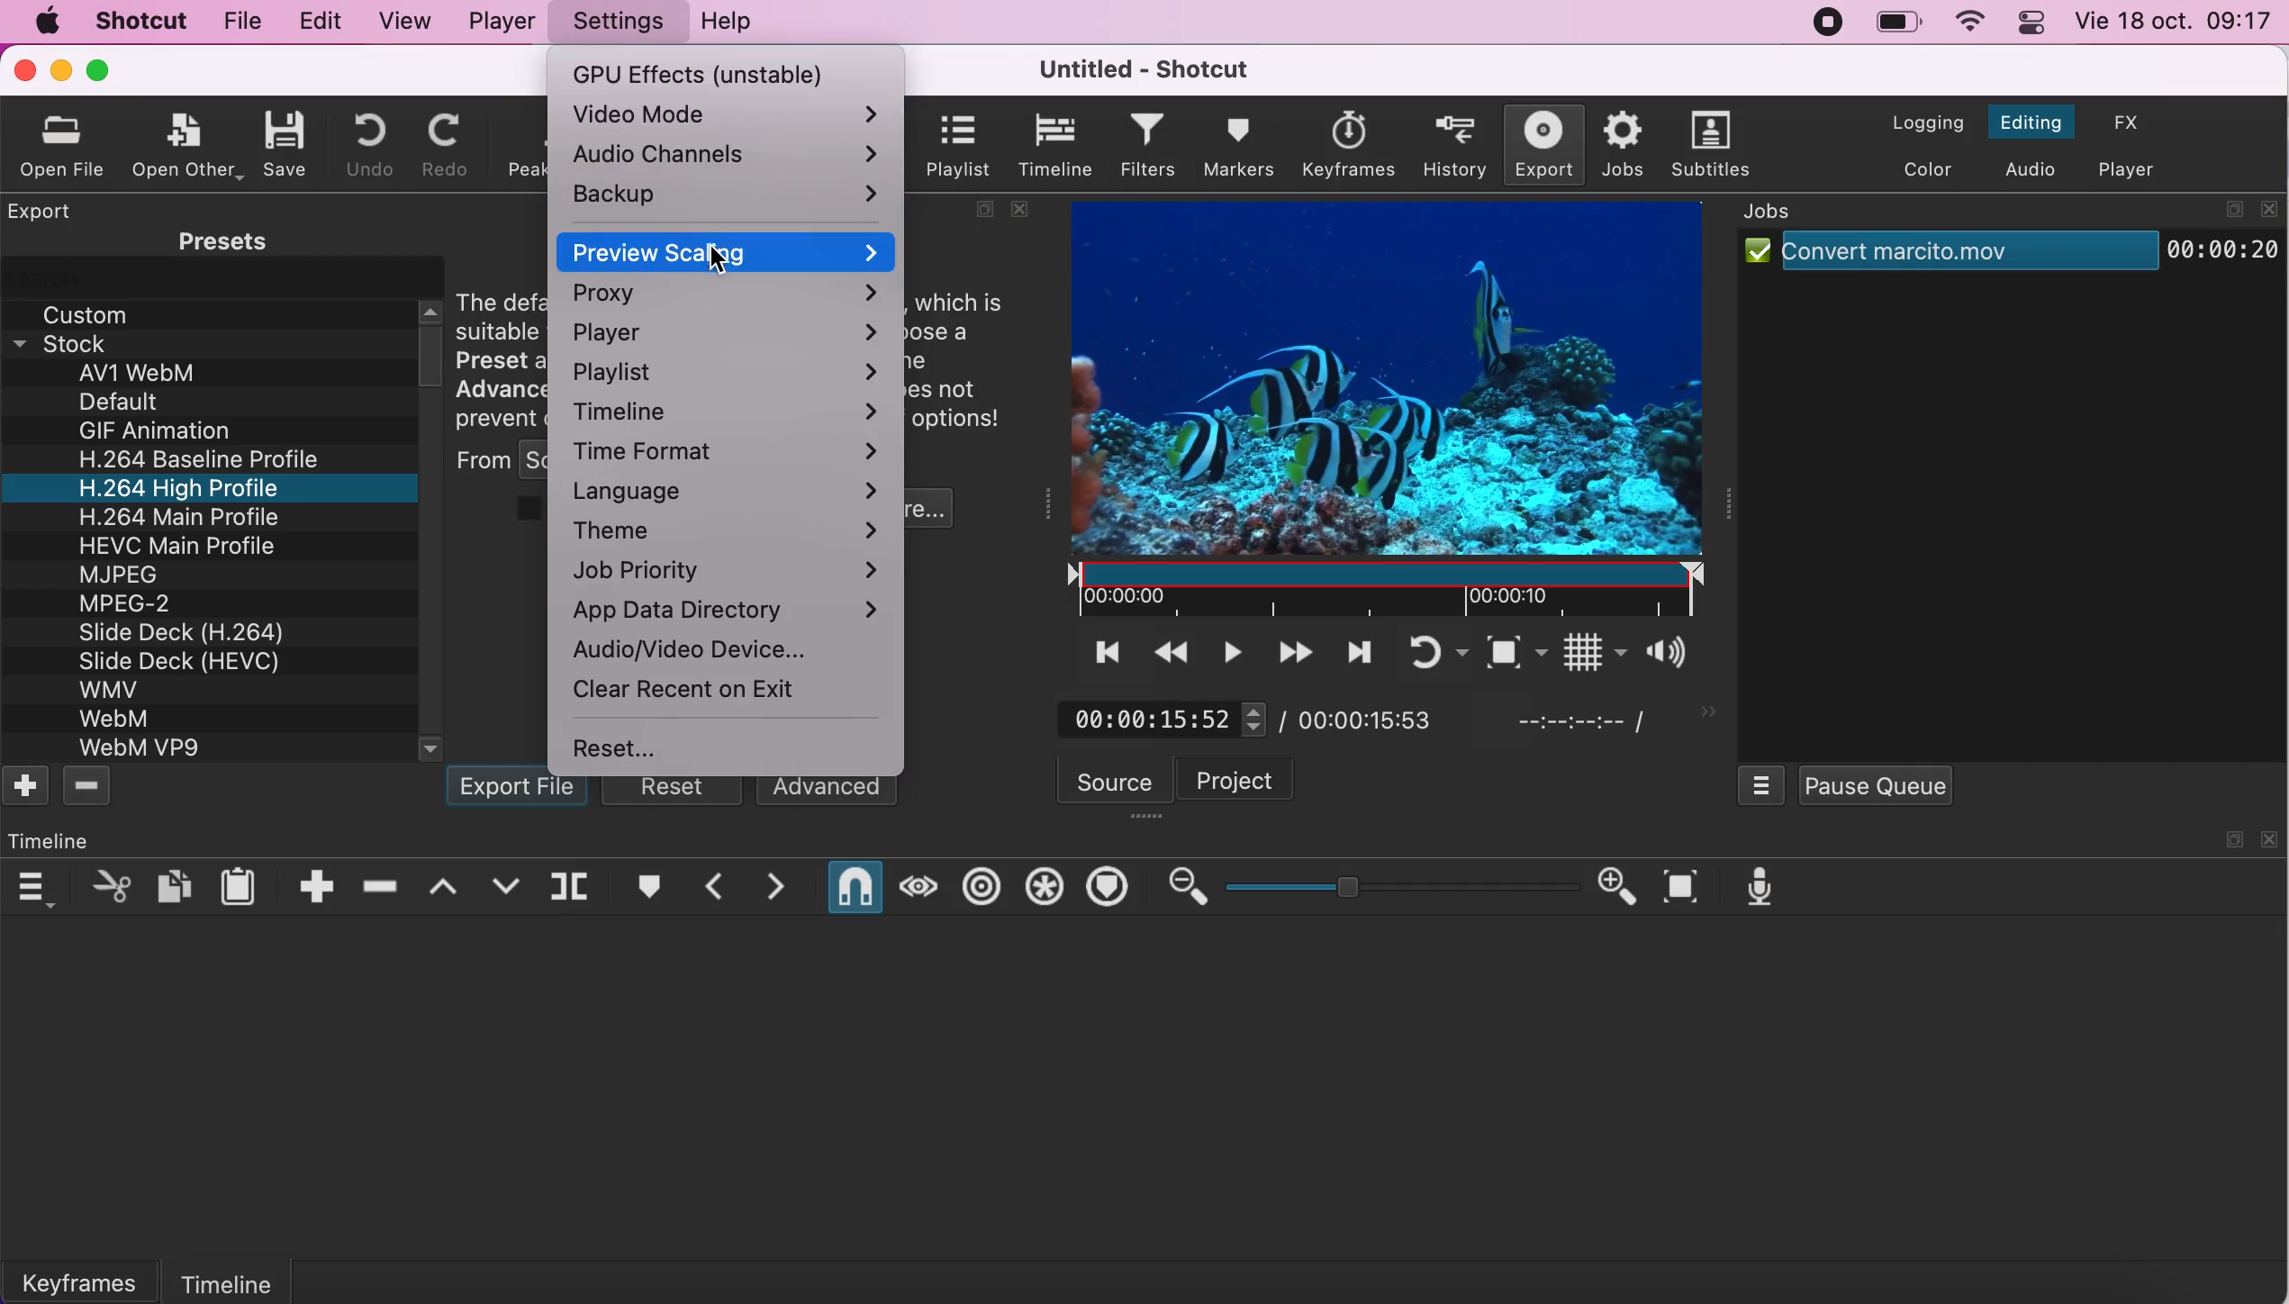 This screenshot has width=2289, height=1304. What do you see at coordinates (63, 69) in the screenshot?
I see `minimize` at bounding box center [63, 69].